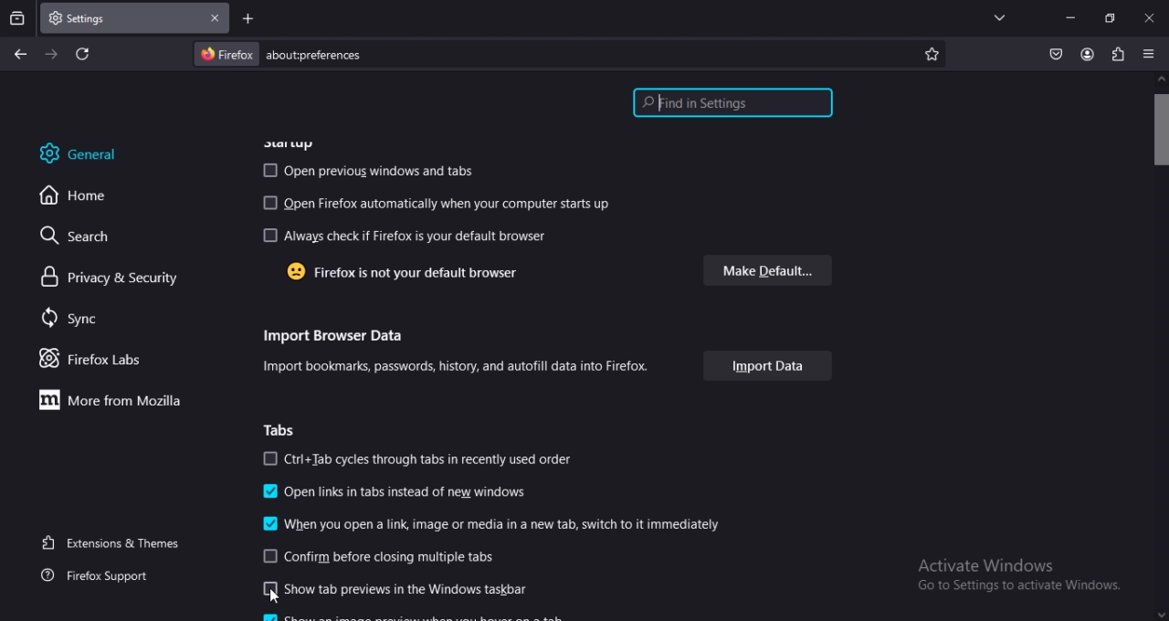 The height and width of the screenshot is (621, 1169). Describe the element at coordinates (290, 140) in the screenshot. I see `startup` at that location.